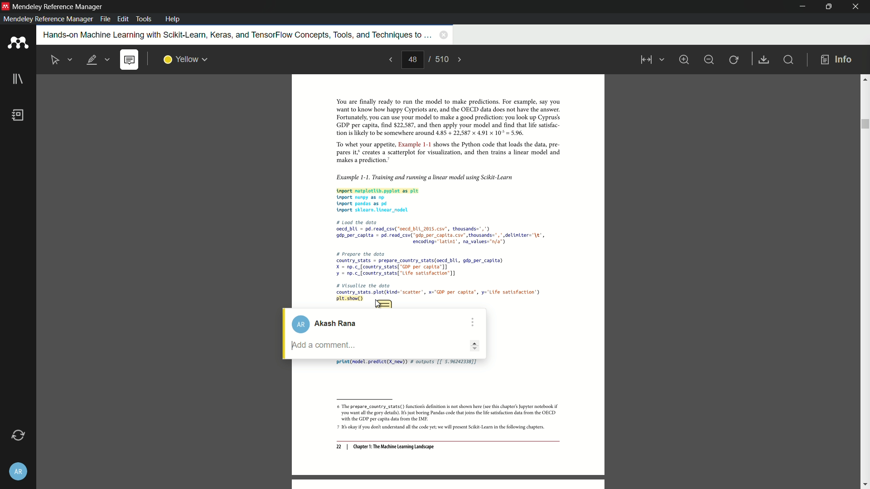 This screenshot has height=489, width=870. I want to click on minimize, so click(709, 60).